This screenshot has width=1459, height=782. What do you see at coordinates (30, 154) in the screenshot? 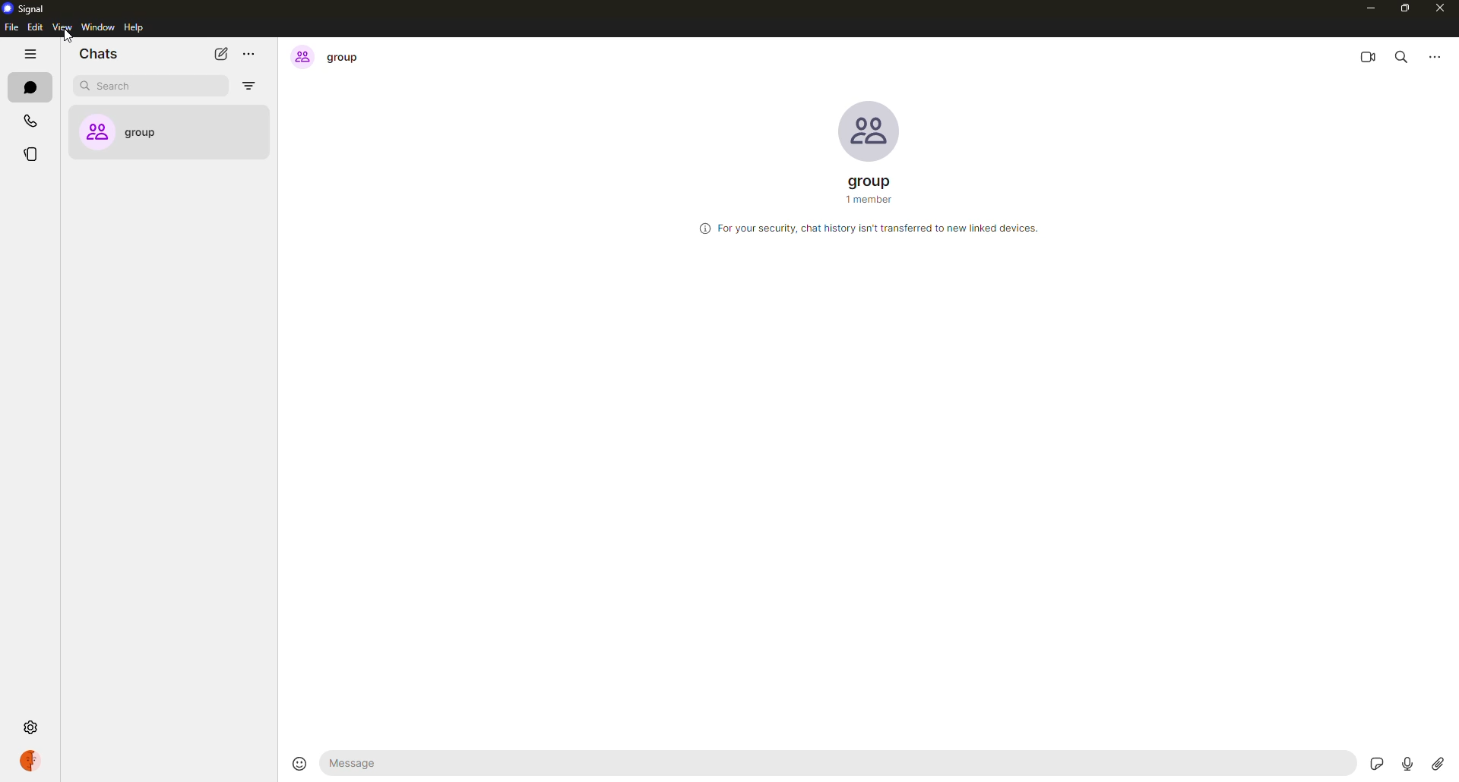
I see `stories` at bounding box center [30, 154].